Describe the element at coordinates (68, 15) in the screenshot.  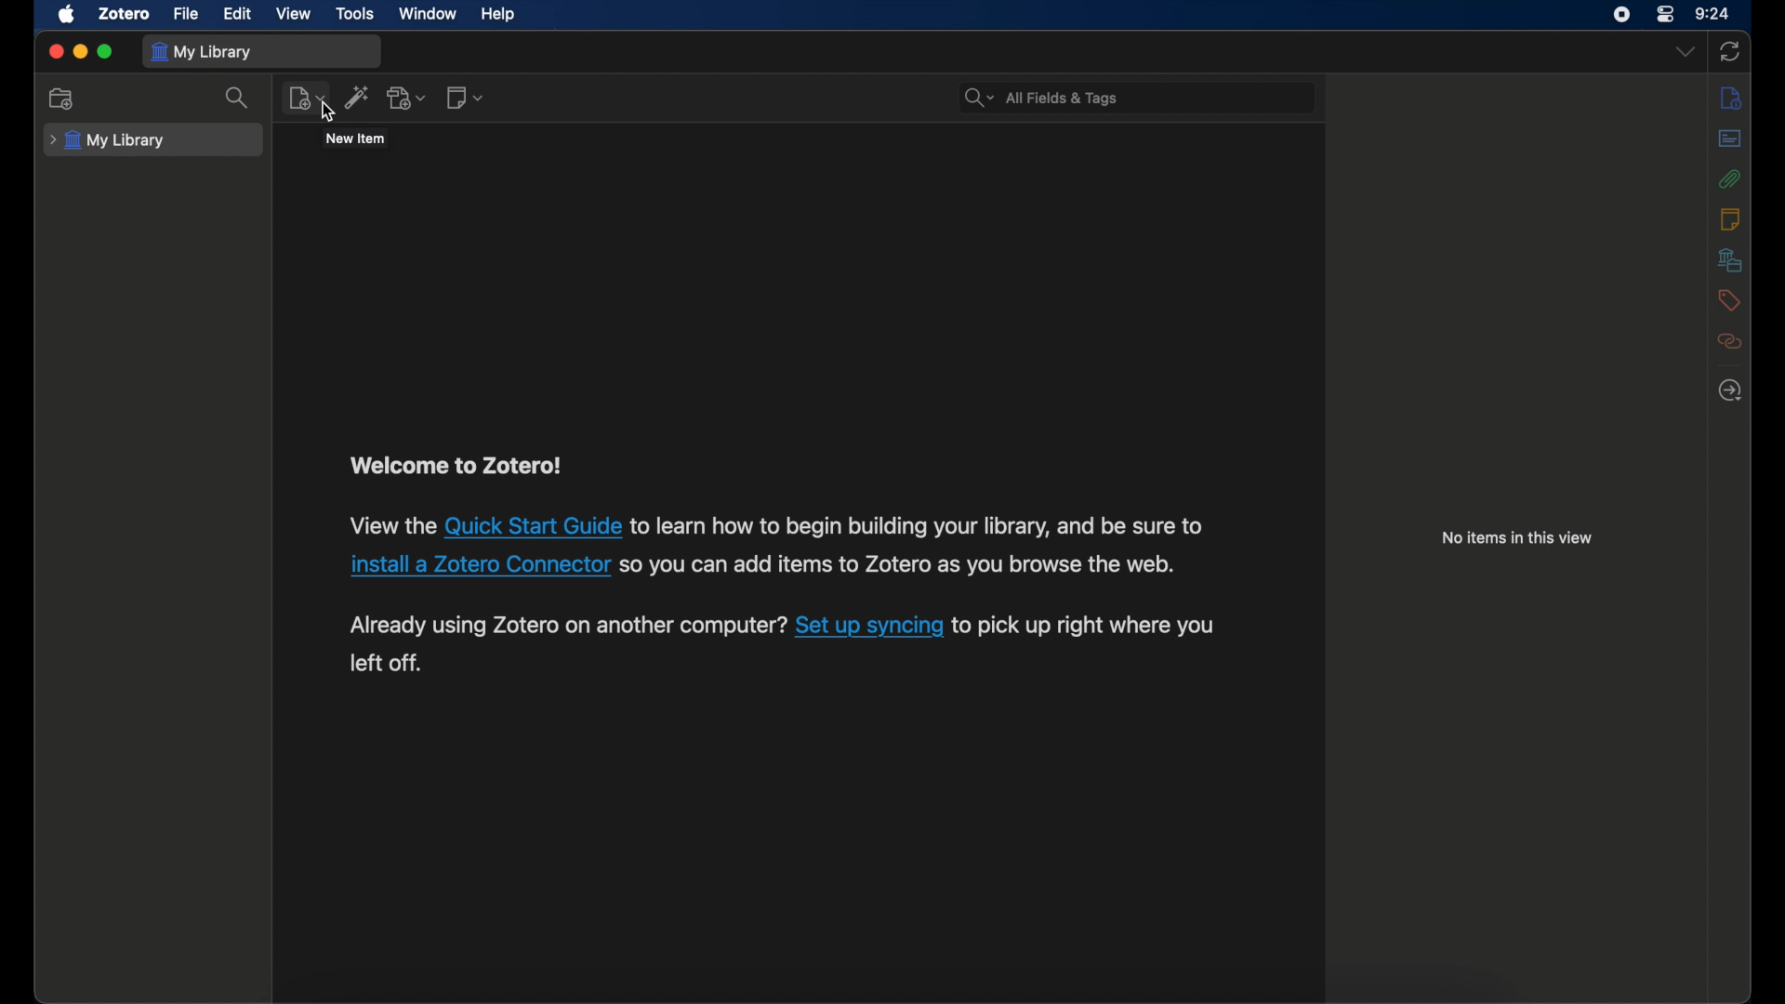
I see `apple icon` at that location.